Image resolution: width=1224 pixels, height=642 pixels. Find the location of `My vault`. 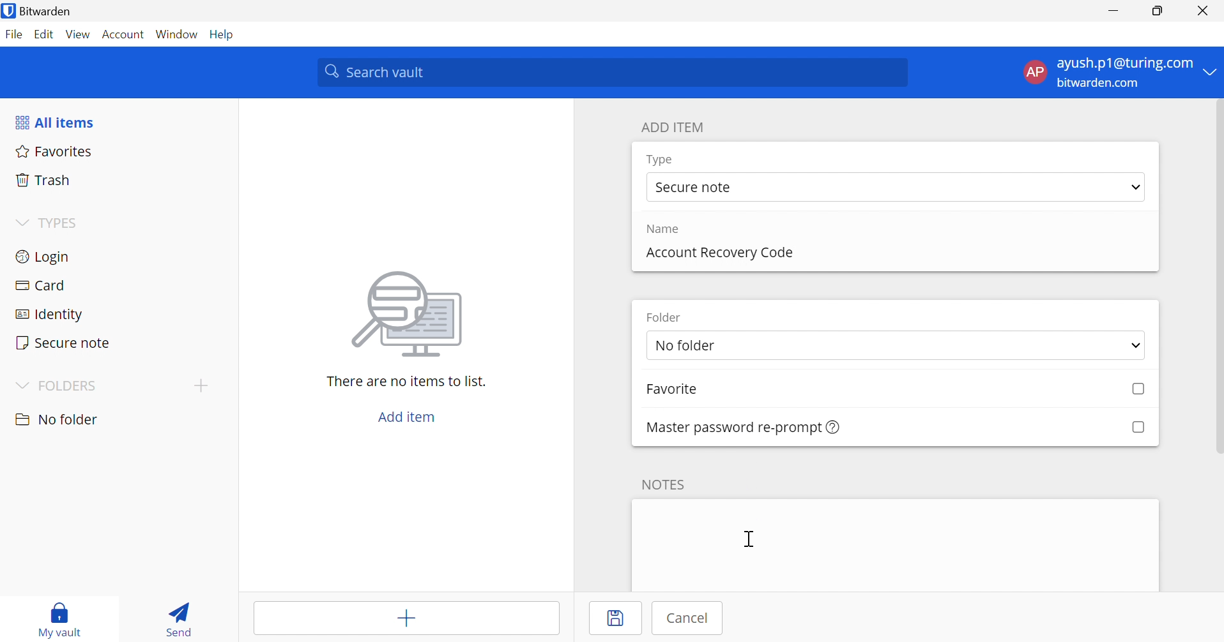

My vault is located at coordinates (65, 610).